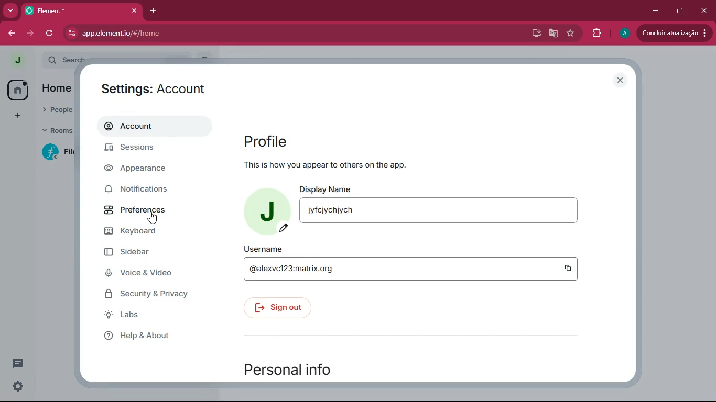  What do you see at coordinates (443, 189) in the screenshot?
I see `display name` at bounding box center [443, 189].